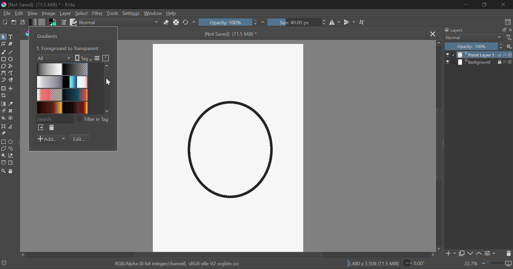 This screenshot has height=269, width=513. I want to click on zoom value, so click(471, 264).